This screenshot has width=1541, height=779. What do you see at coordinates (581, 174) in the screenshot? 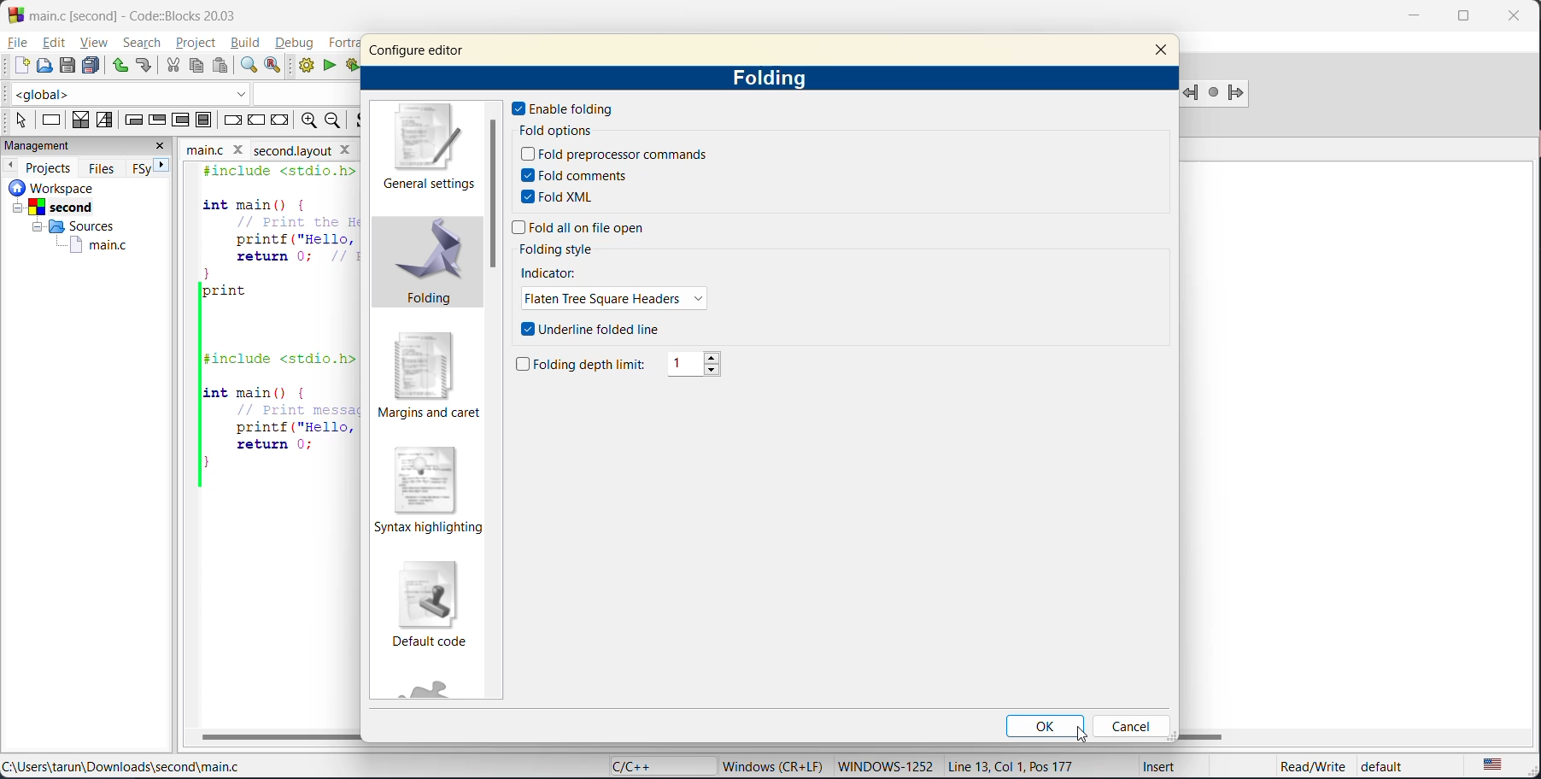
I see `fold comments` at bounding box center [581, 174].